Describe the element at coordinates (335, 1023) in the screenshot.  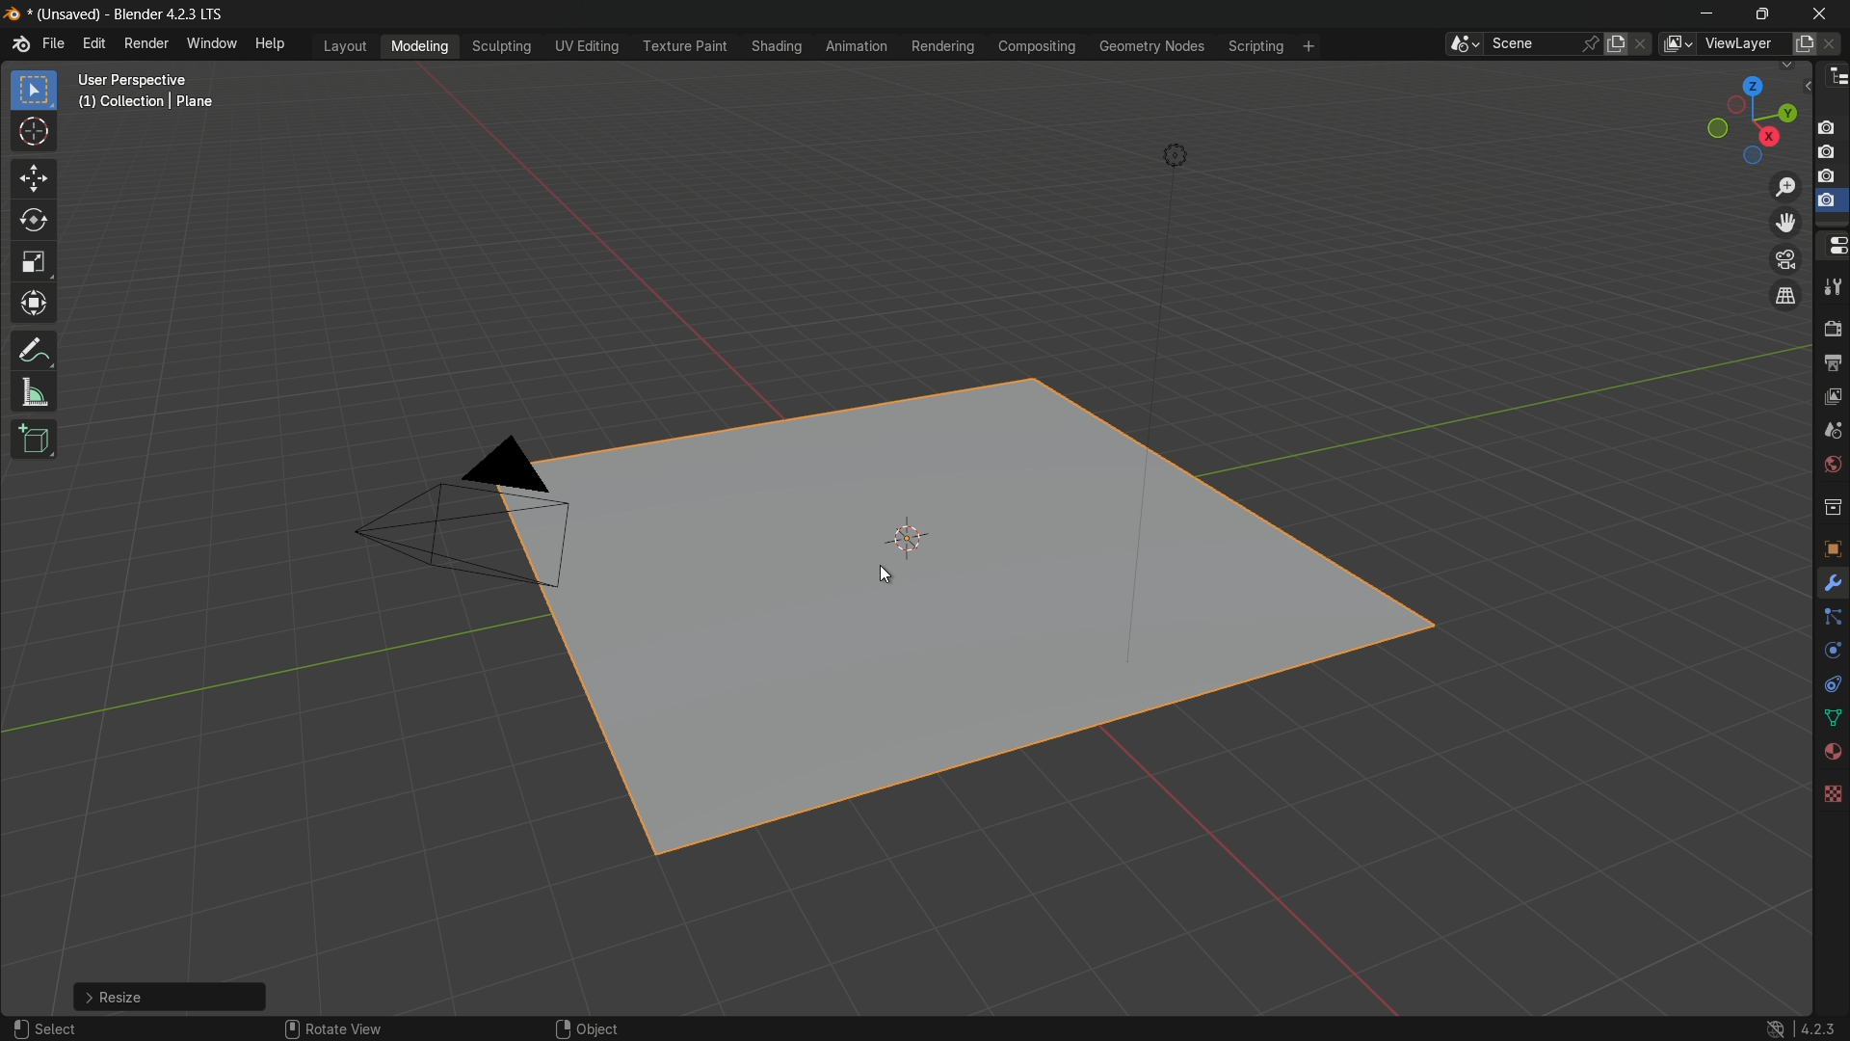
I see `rotate view` at that location.